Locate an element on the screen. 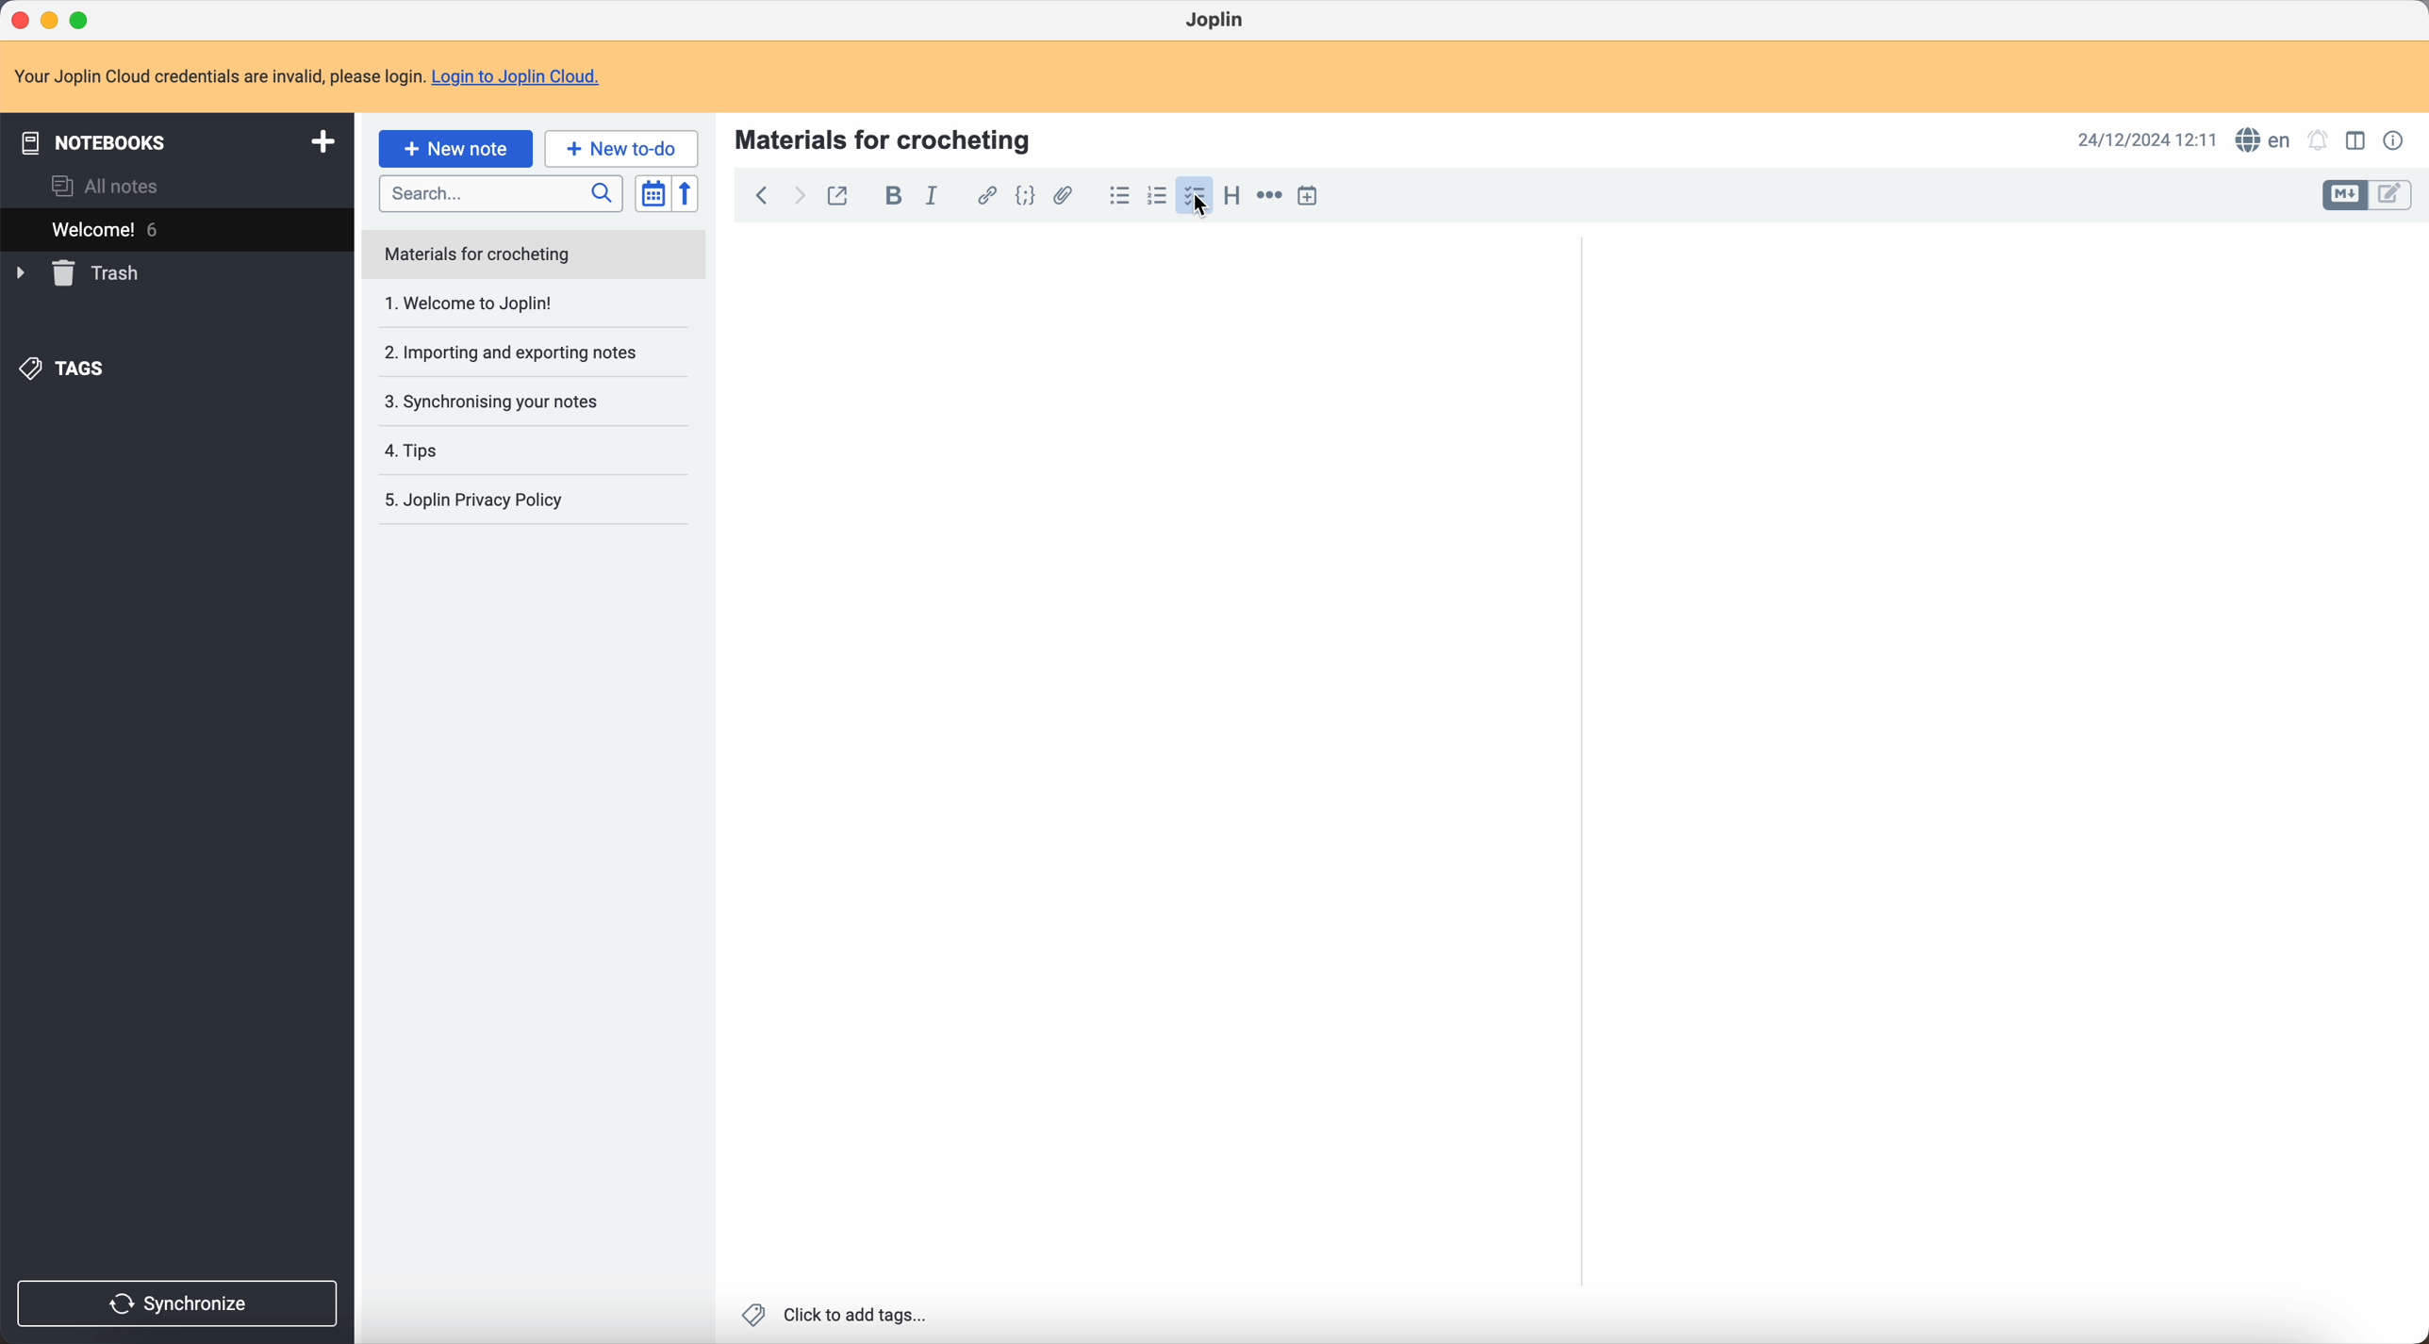  toggle edit layout is located at coordinates (2358, 139).